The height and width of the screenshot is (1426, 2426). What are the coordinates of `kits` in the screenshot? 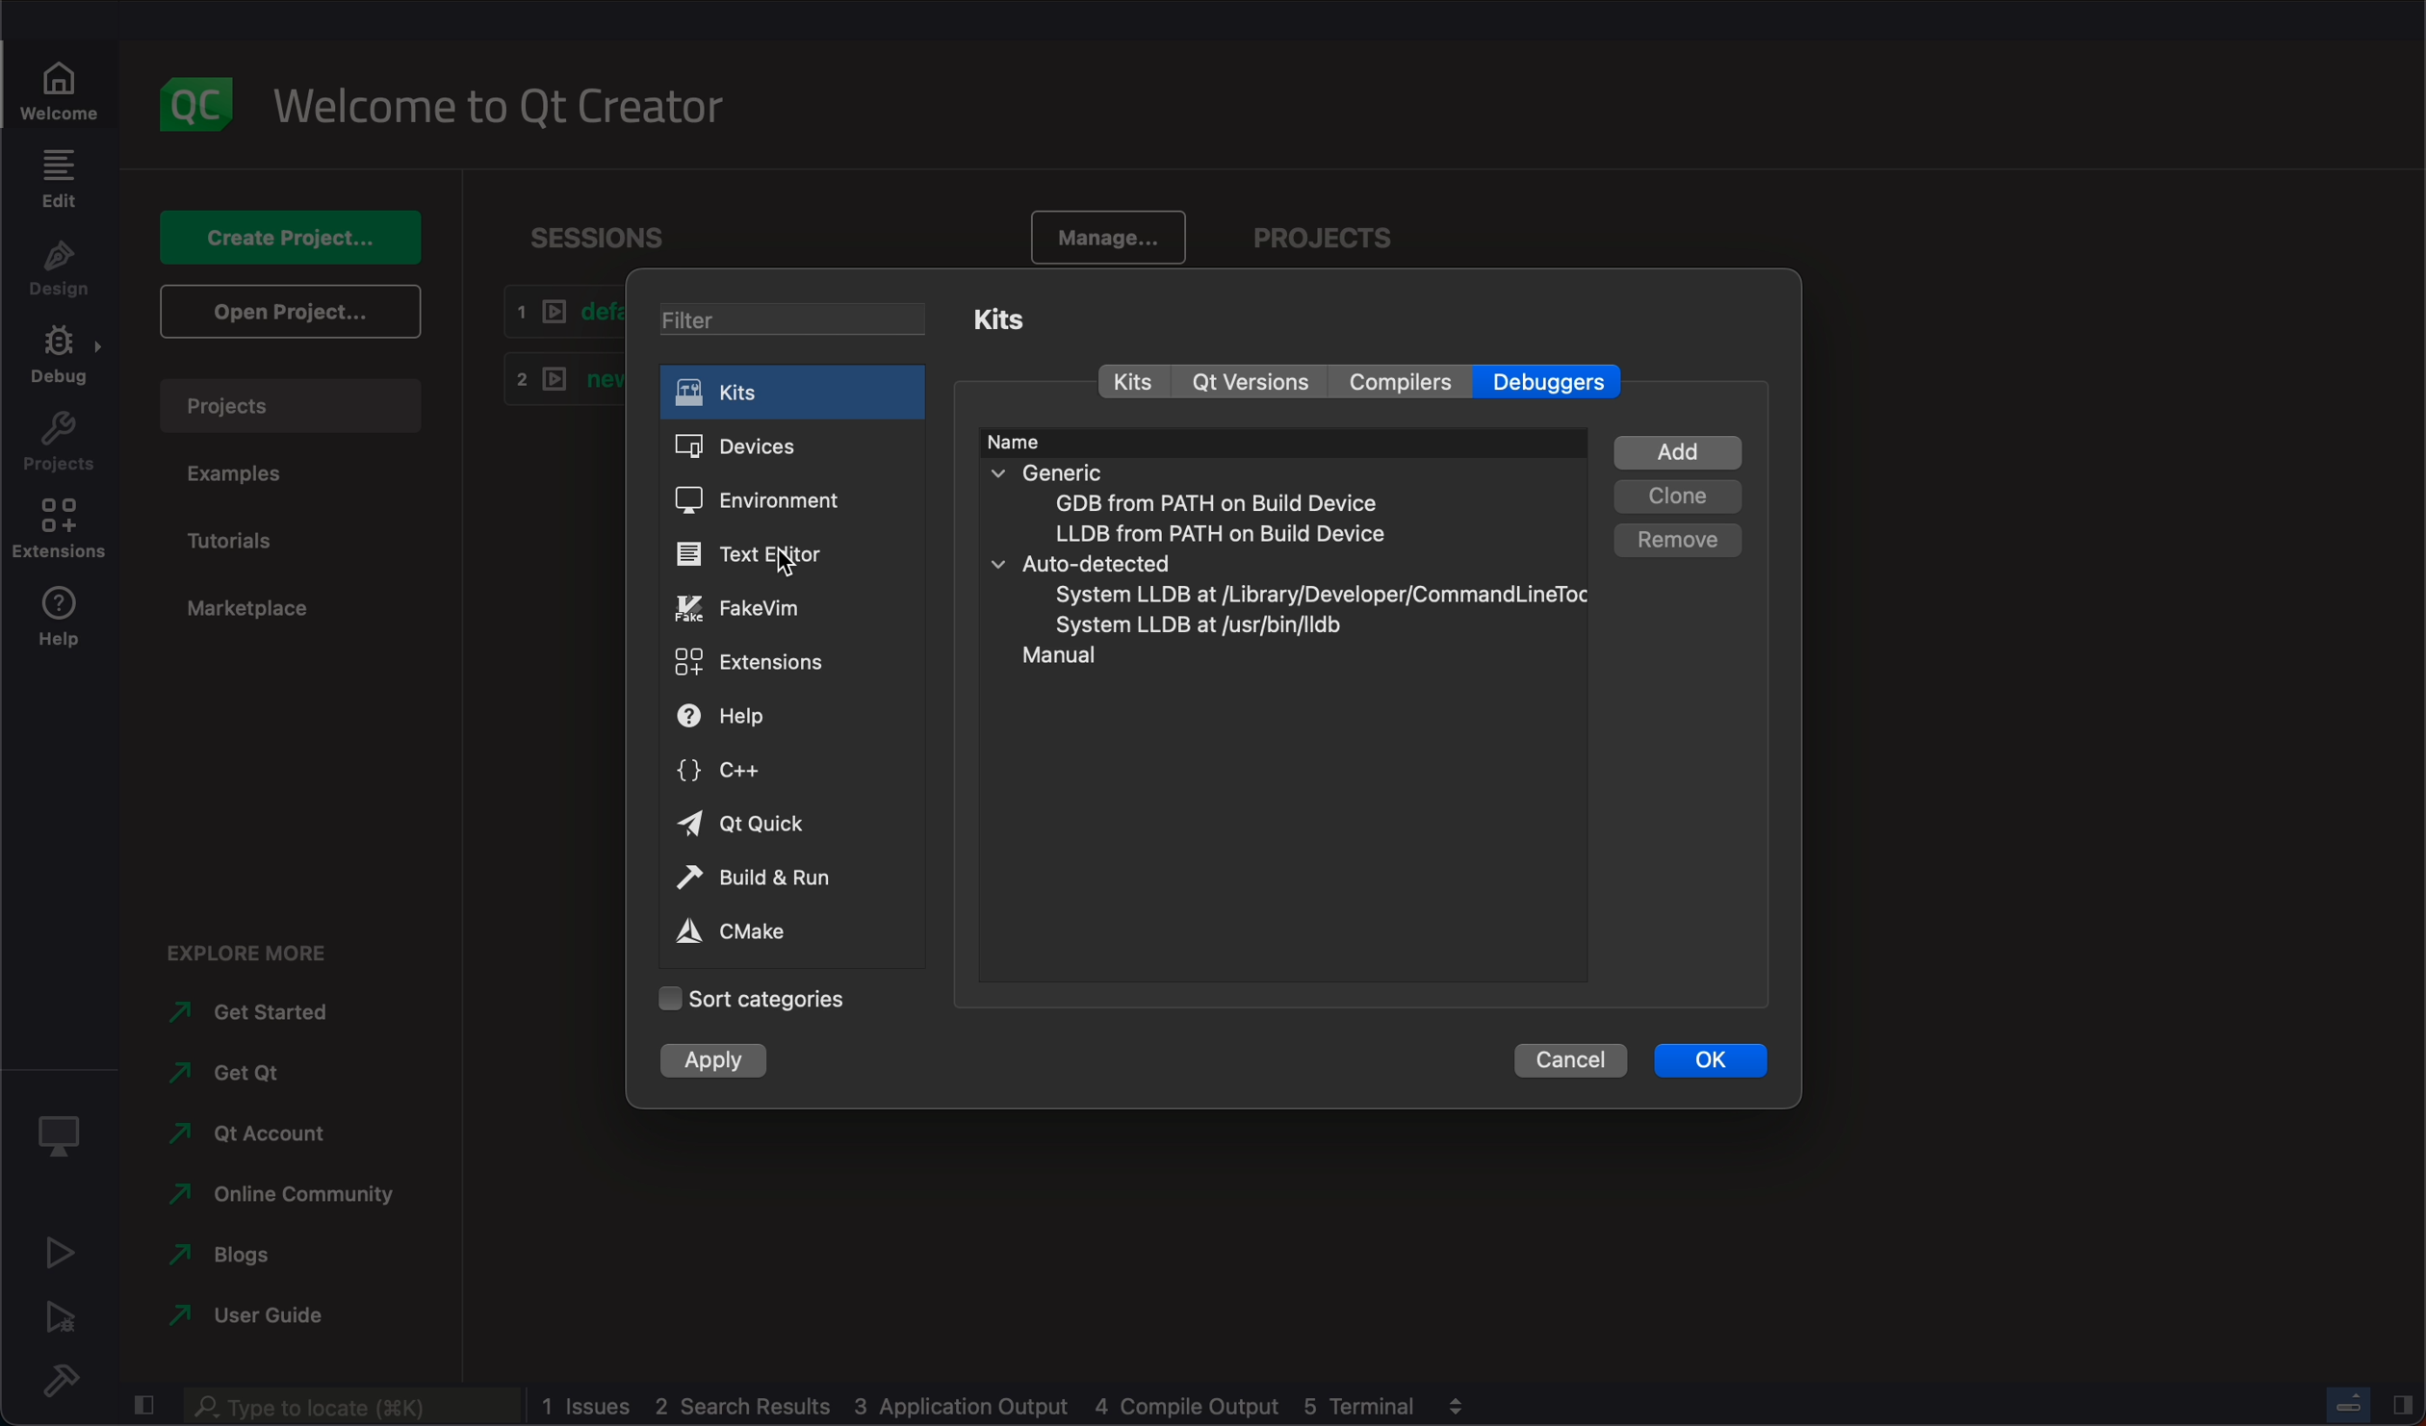 It's located at (1135, 382).